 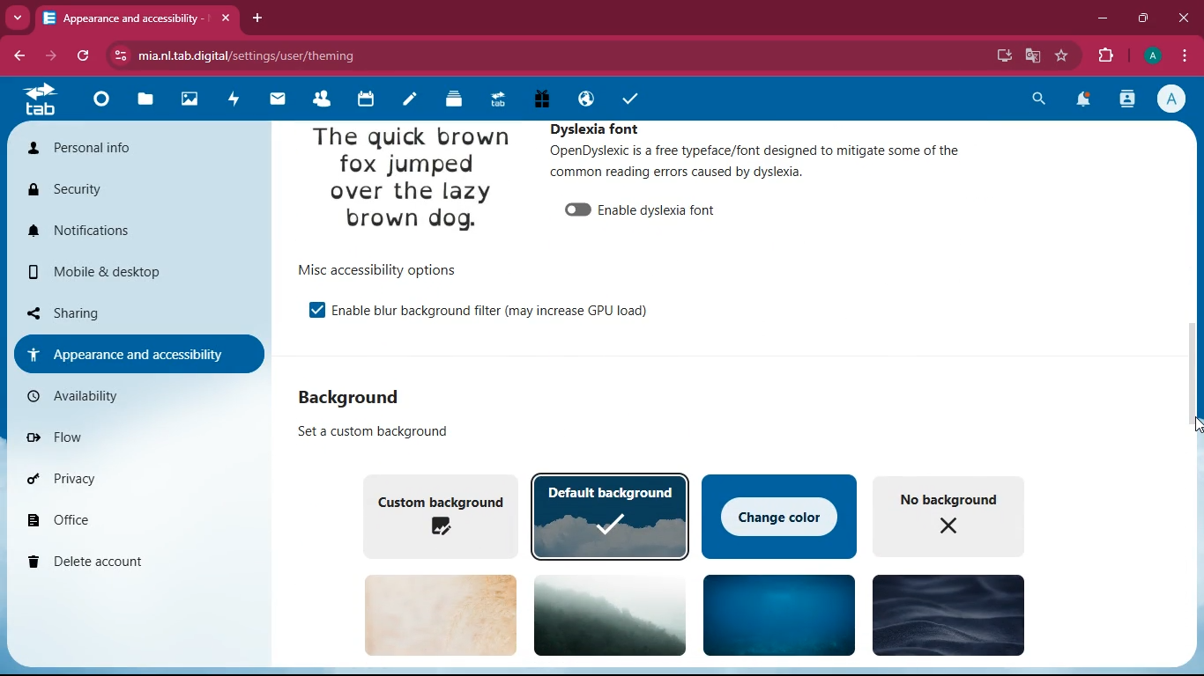 I want to click on back, so click(x=21, y=56).